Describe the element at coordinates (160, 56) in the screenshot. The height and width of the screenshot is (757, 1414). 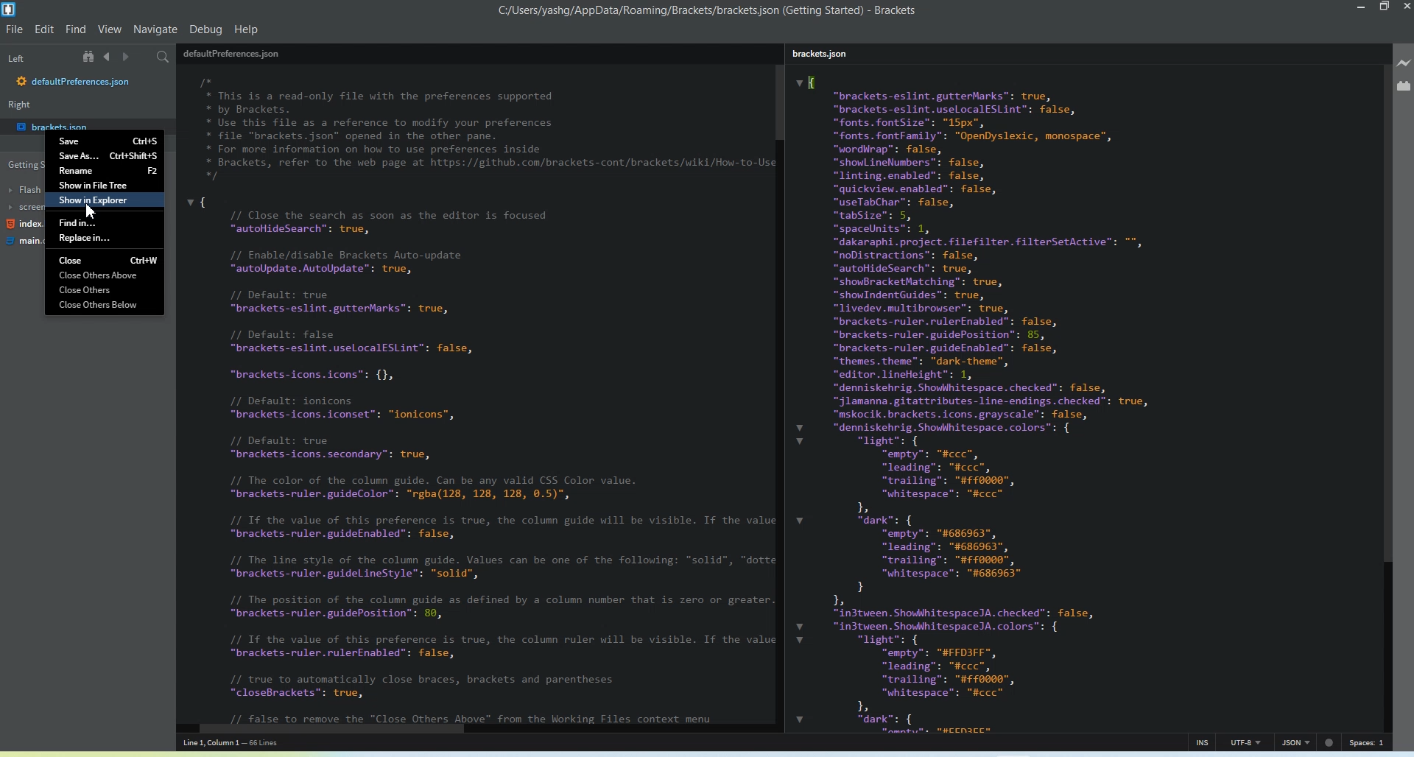
I see `Find in files` at that location.